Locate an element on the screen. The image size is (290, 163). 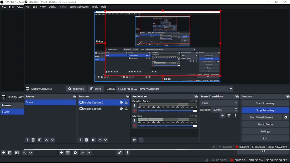
Advanced audio properties is located at coordinates (120, 153).